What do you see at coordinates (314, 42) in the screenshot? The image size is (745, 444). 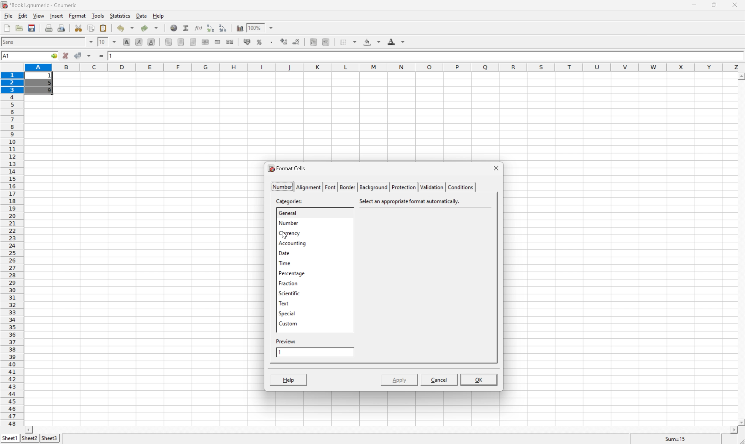 I see `decrease indent` at bounding box center [314, 42].